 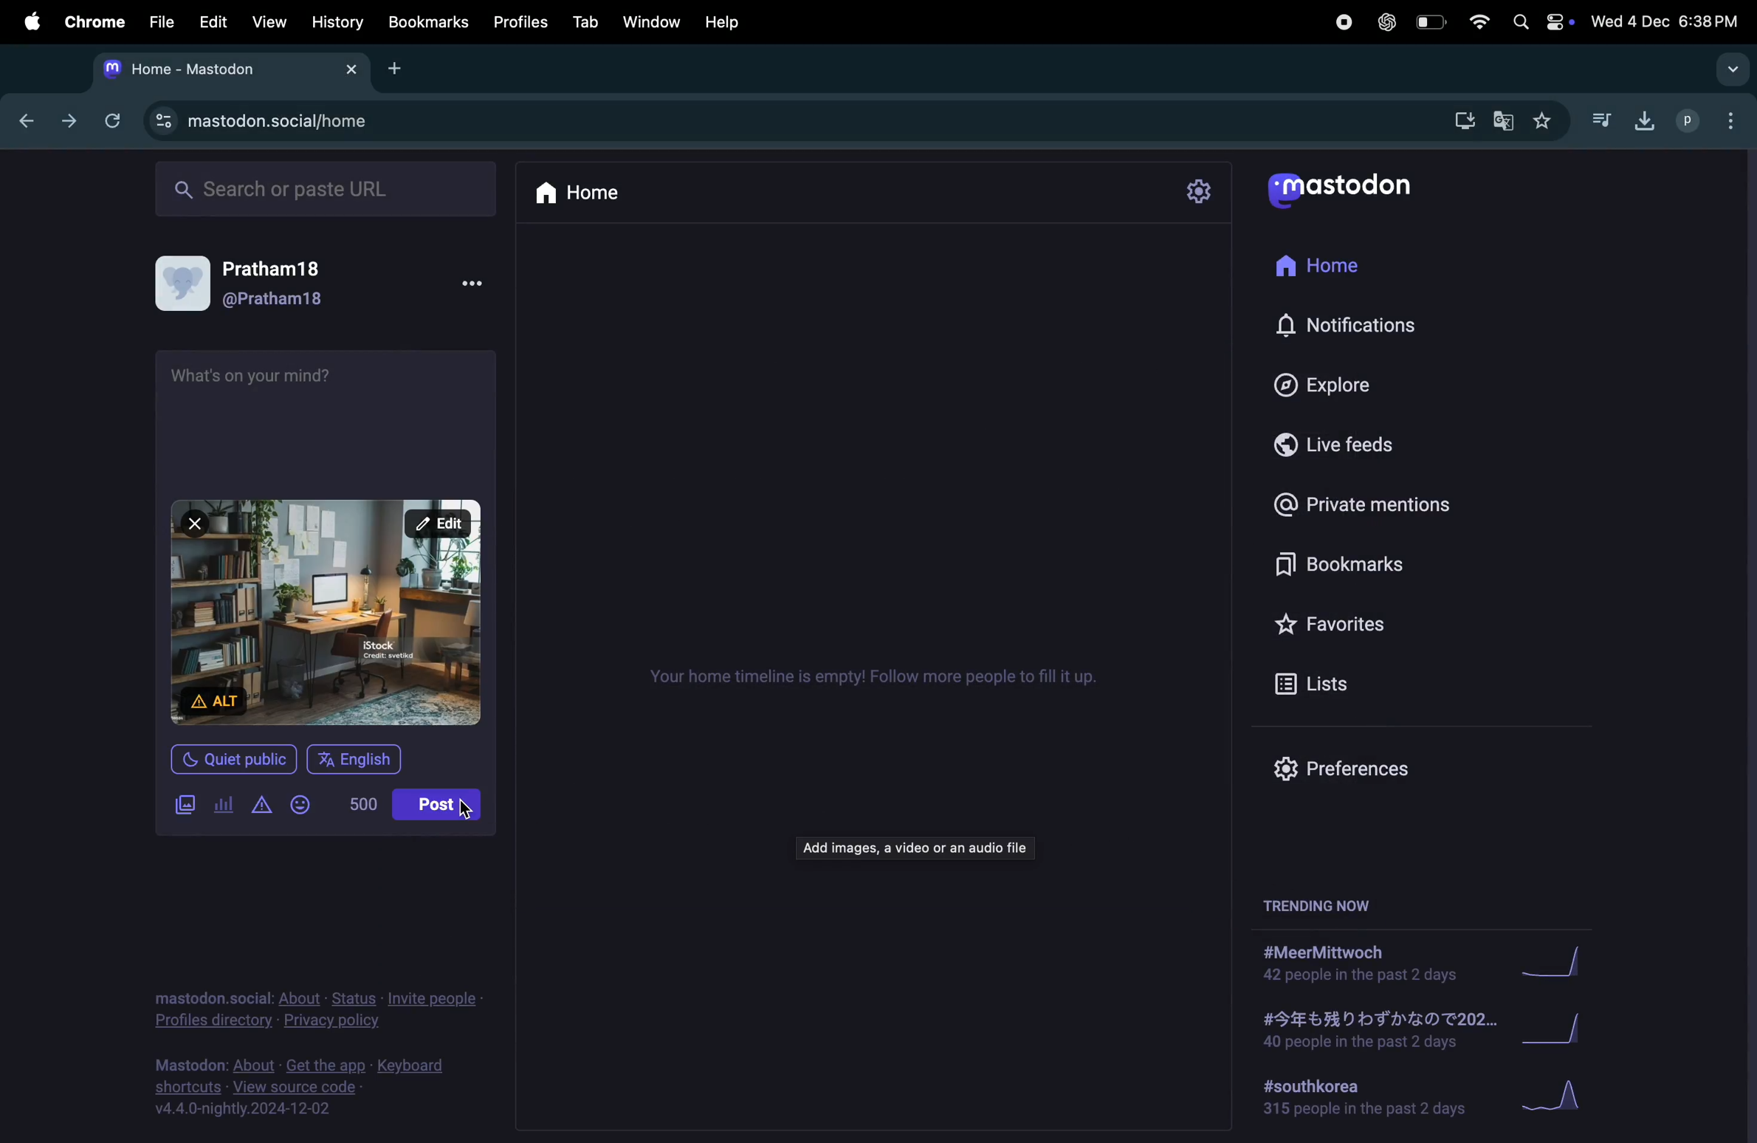 What do you see at coordinates (1464, 121) in the screenshot?
I see `download mastdon` at bounding box center [1464, 121].